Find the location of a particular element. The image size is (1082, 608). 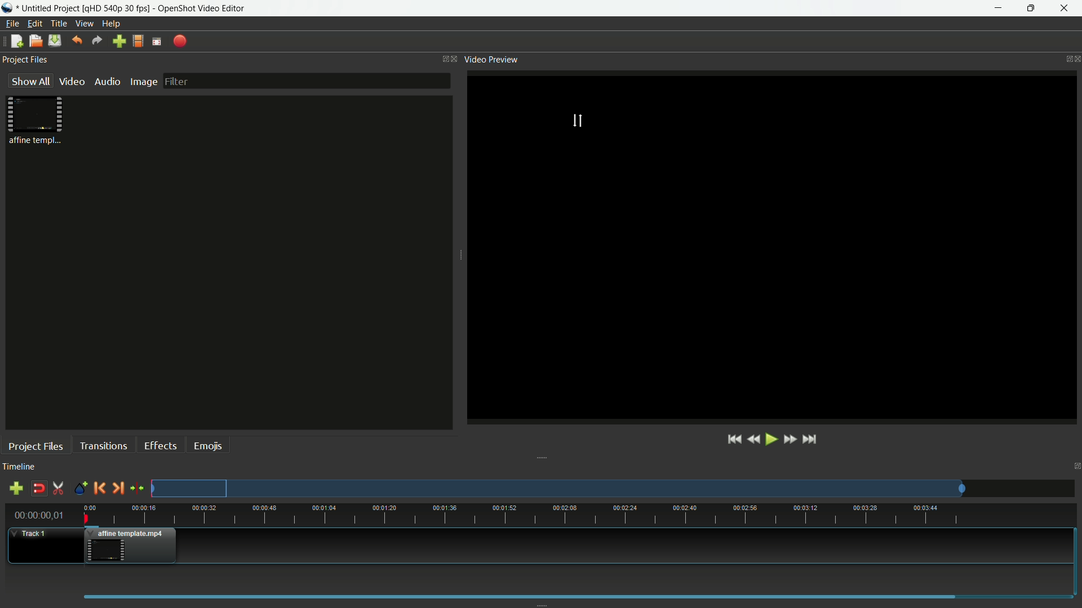

export is located at coordinates (179, 42).